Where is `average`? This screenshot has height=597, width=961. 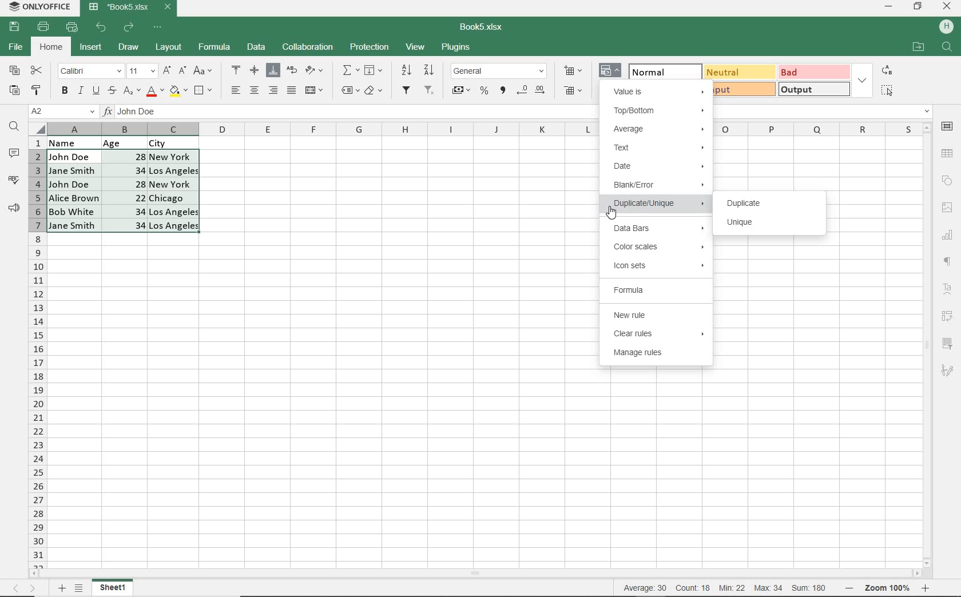
average is located at coordinates (647, 588).